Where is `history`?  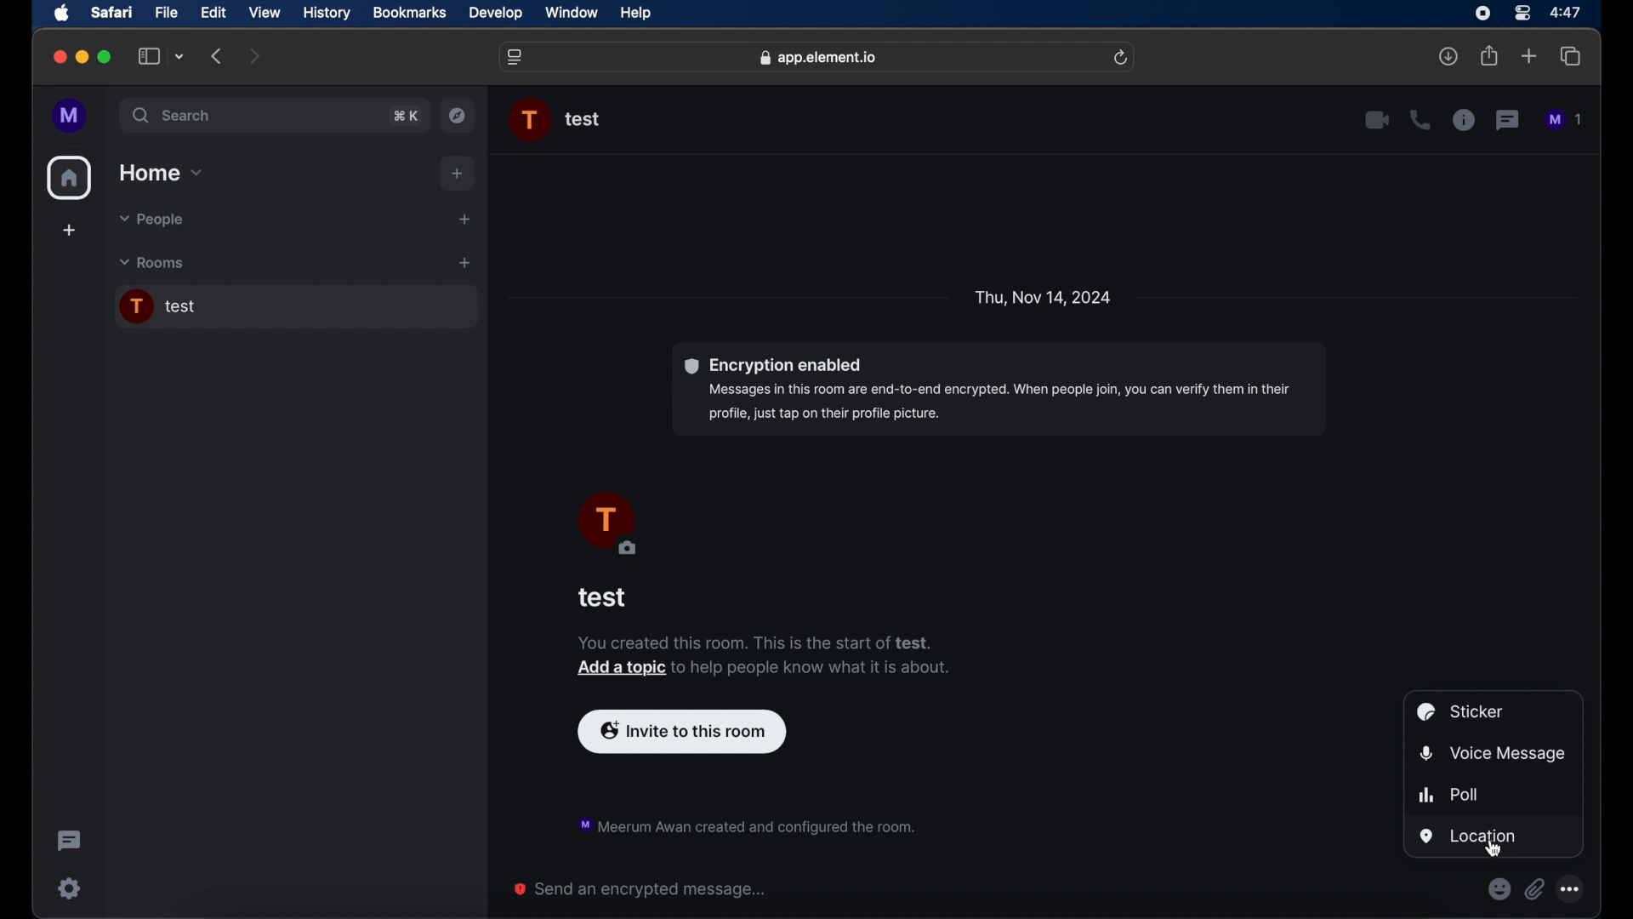
history is located at coordinates (327, 13).